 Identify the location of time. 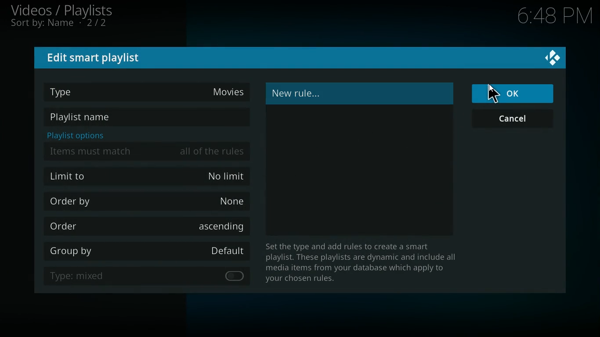
(552, 16).